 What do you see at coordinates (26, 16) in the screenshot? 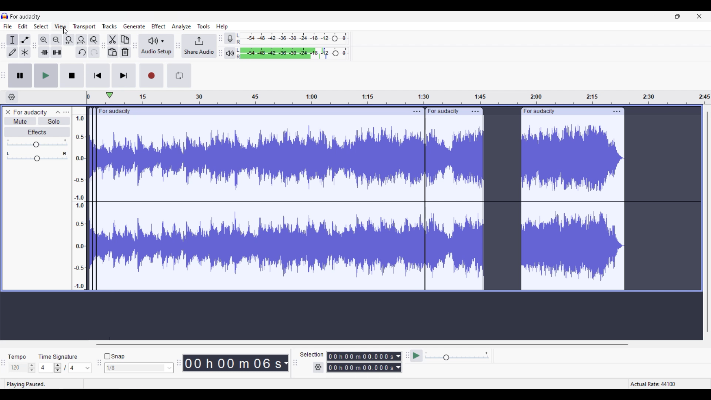
I see `For audacity` at bounding box center [26, 16].